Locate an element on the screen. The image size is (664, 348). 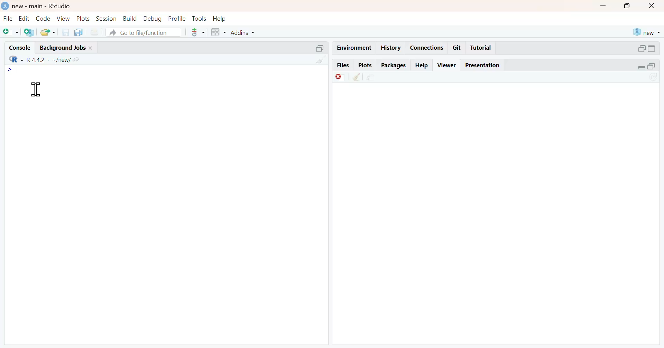
clear all viewer item is located at coordinates (357, 78).